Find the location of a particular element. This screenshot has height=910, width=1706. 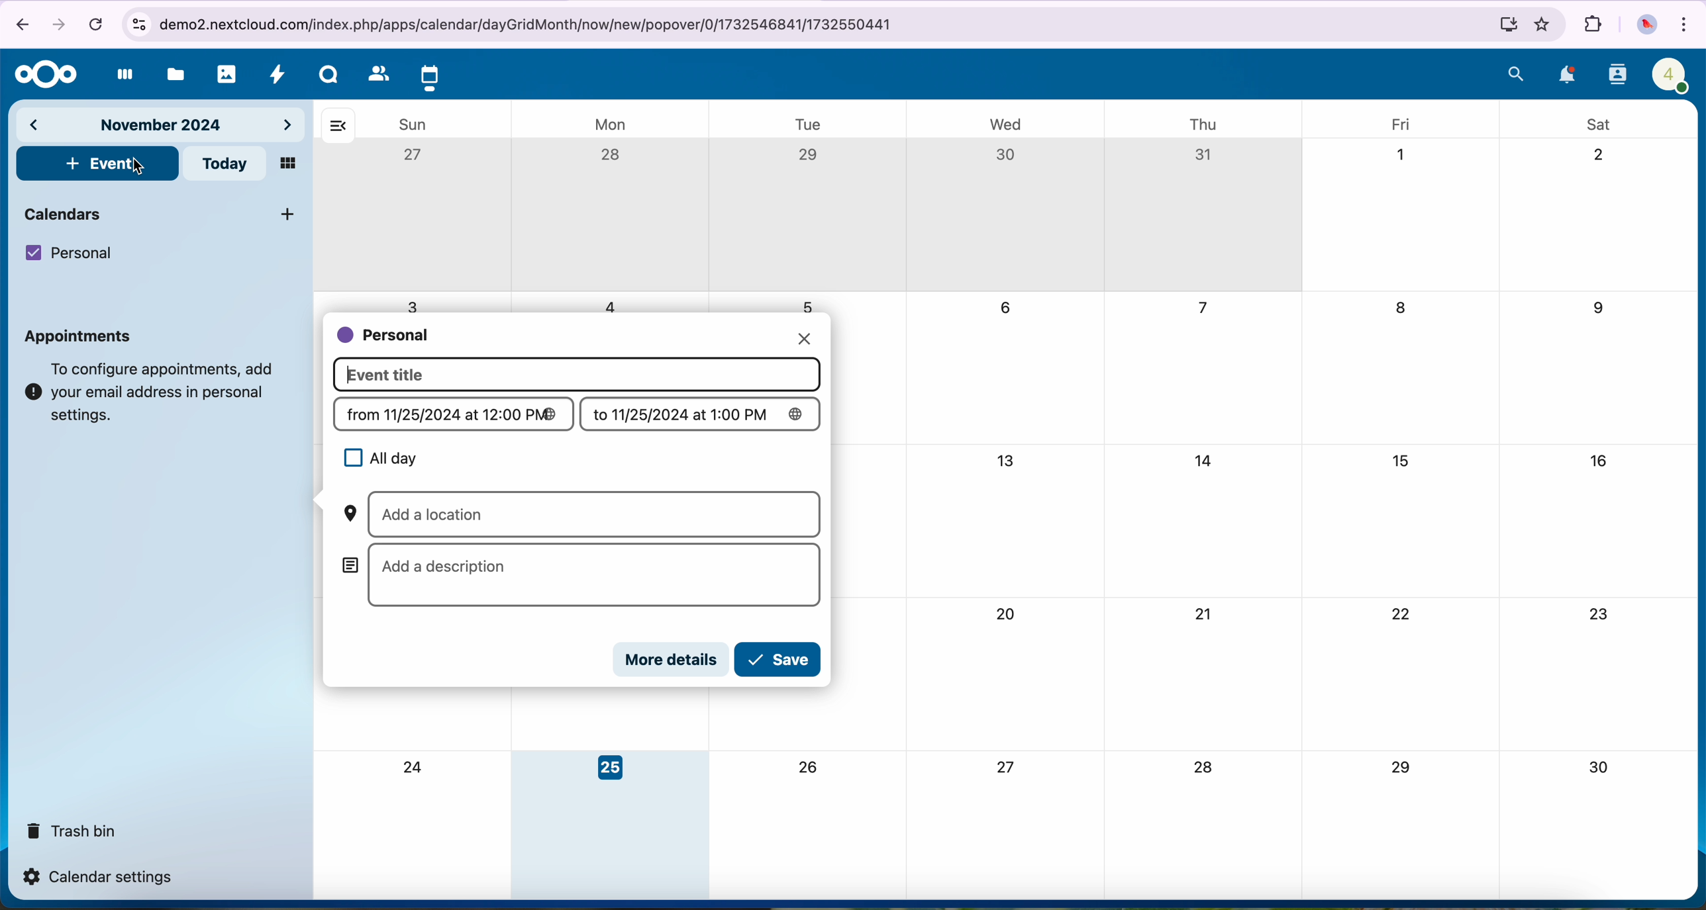

customize and control Google Chrome is located at coordinates (1685, 23).